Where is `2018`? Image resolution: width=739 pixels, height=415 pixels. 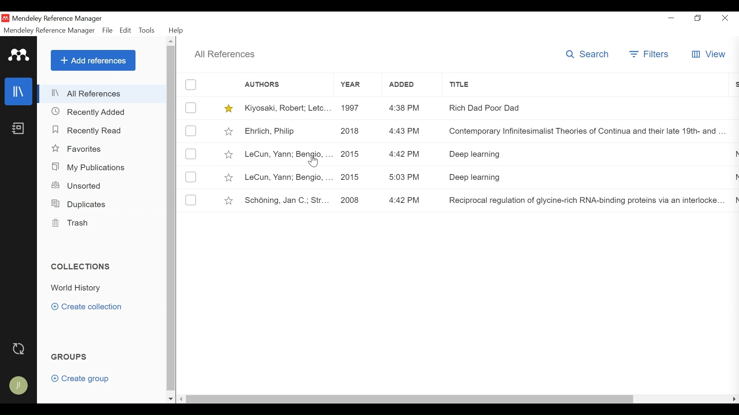 2018 is located at coordinates (351, 132).